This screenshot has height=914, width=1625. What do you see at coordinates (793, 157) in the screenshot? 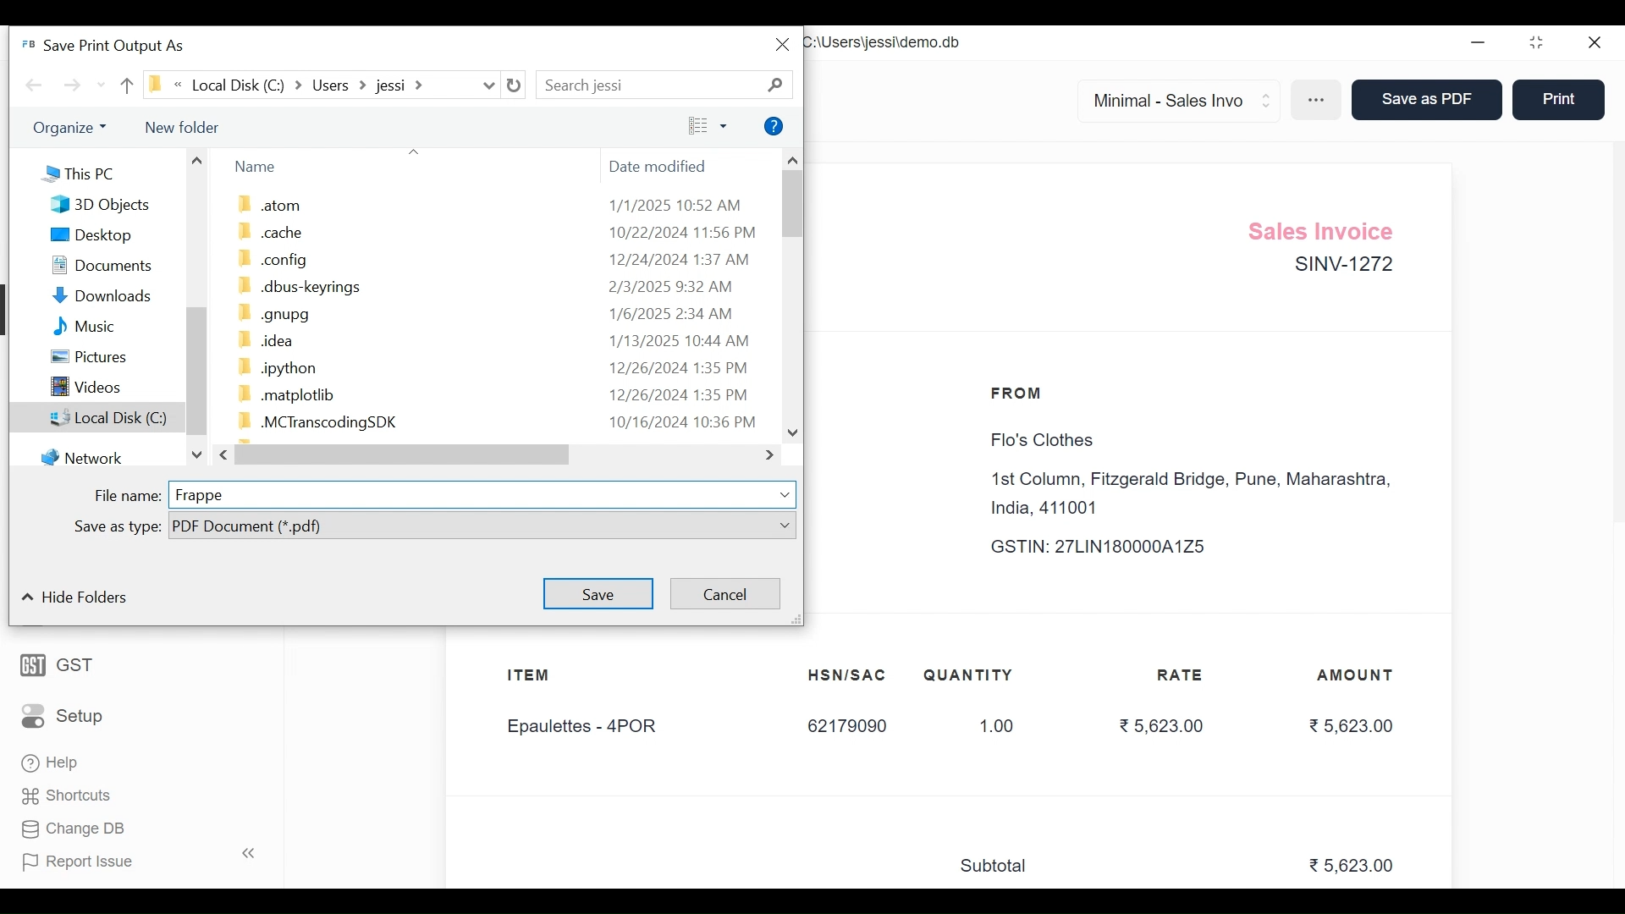
I see `Scroll up` at bounding box center [793, 157].